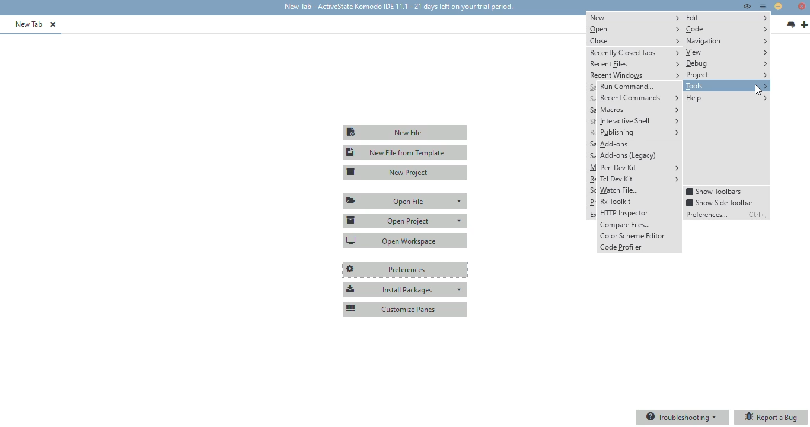 The width and height of the screenshot is (810, 427). What do you see at coordinates (405, 308) in the screenshot?
I see `customize panes` at bounding box center [405, 308].